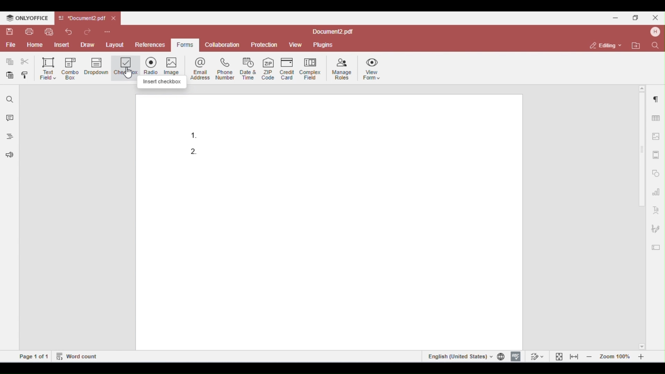  I want to click on zoom, so click(617, 356).